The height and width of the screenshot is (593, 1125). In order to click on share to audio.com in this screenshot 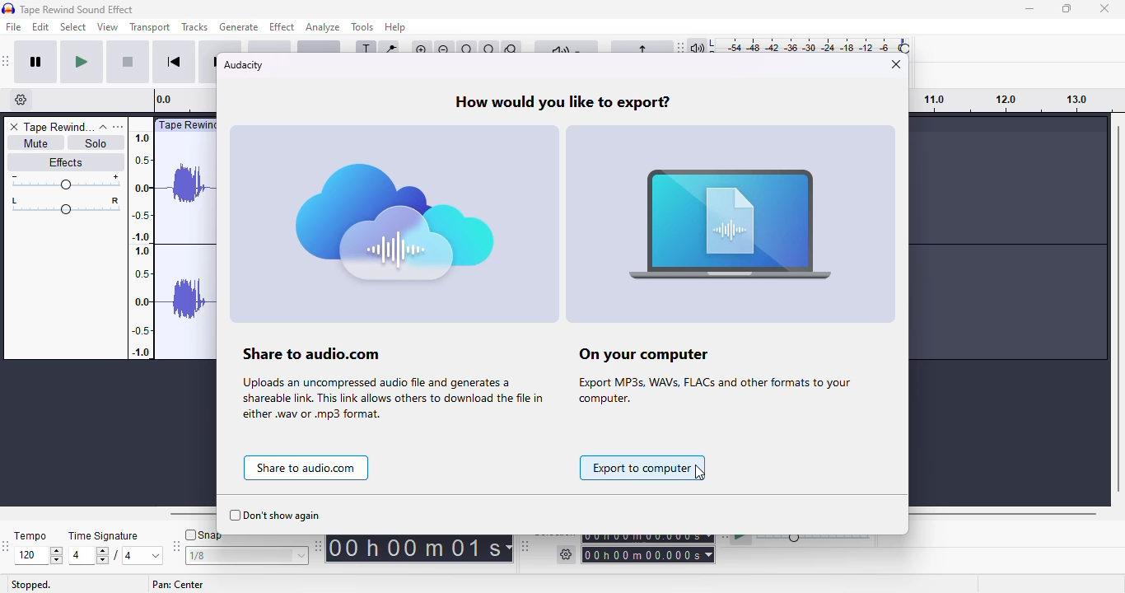, I will do `click(306, 468)`.